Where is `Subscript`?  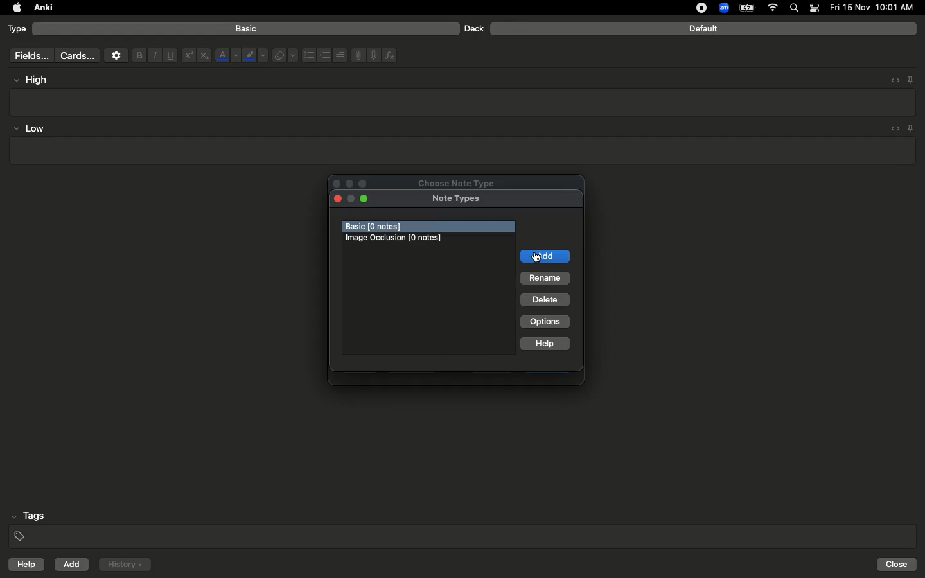 Subscript is located at coordinates (204, 56).